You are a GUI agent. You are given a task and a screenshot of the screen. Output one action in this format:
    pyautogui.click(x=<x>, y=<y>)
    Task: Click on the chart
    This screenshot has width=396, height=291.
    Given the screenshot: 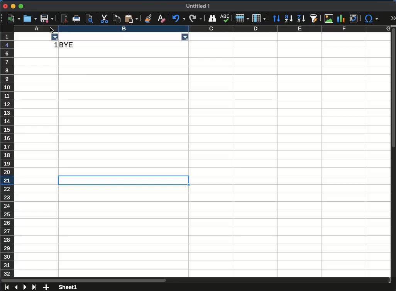 What is the action you would take?
    pyautogui.click(x=328, y=18)
    